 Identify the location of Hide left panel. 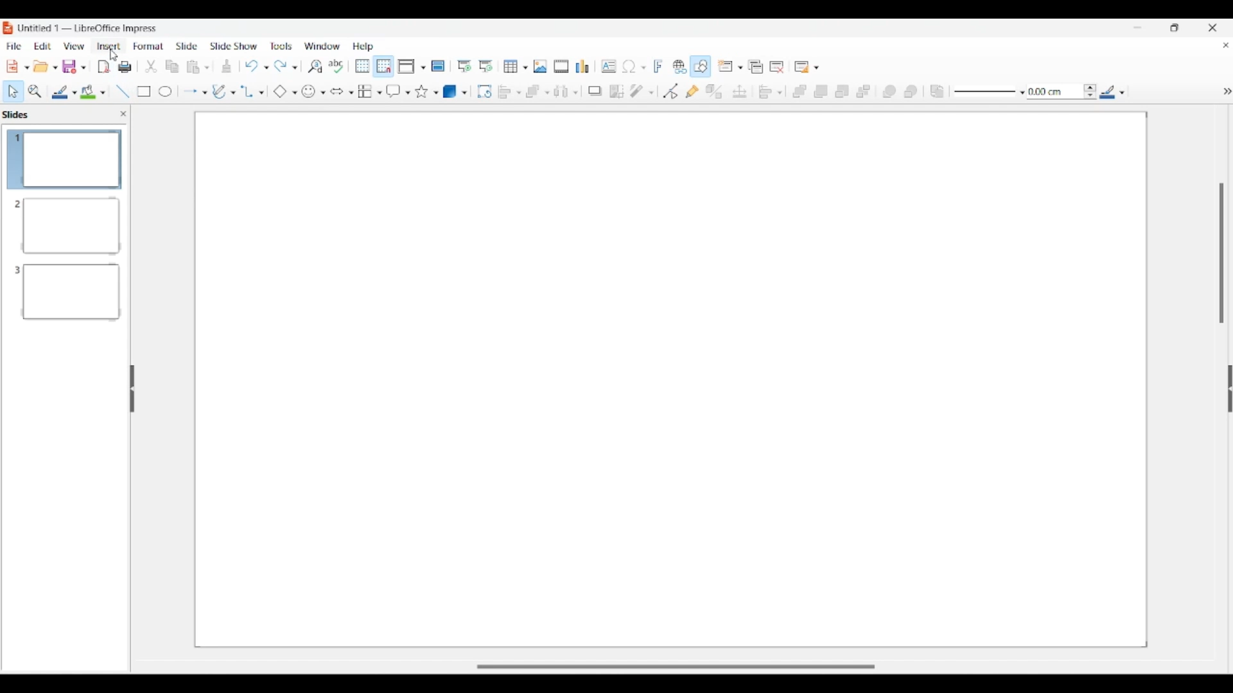
(132, 389).